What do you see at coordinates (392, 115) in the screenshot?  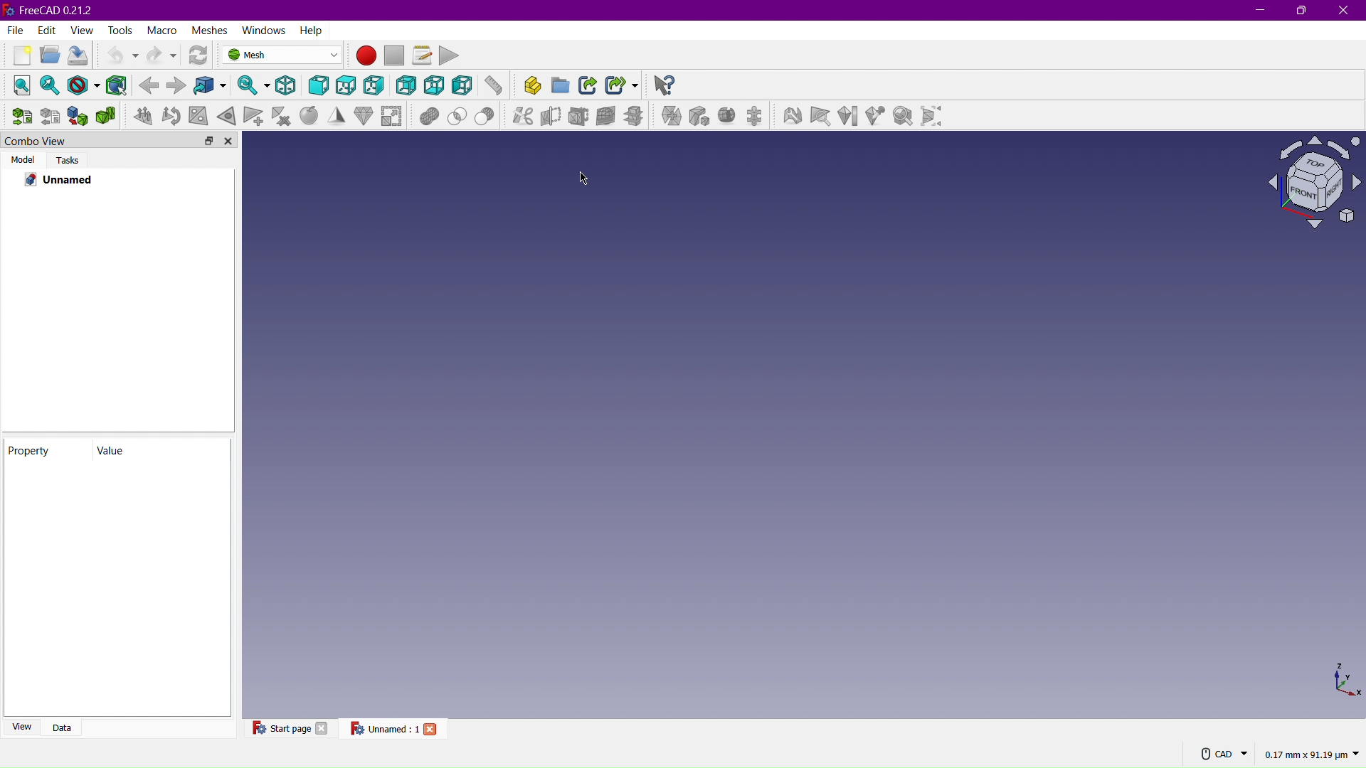 I see `Scale mesh` at bounding box center [392, 115].